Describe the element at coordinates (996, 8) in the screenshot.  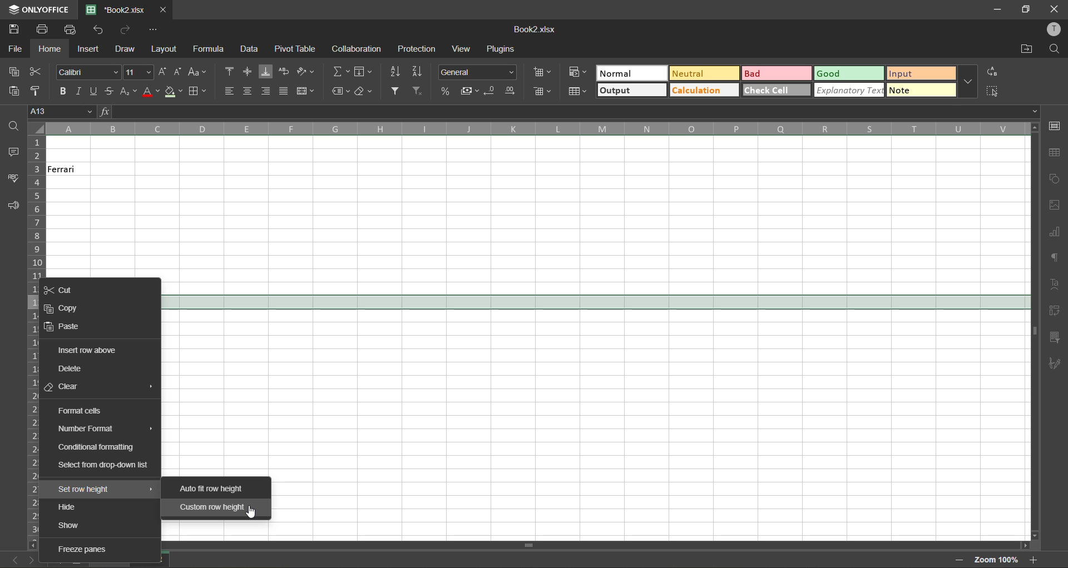
I see `minimize` at that location.